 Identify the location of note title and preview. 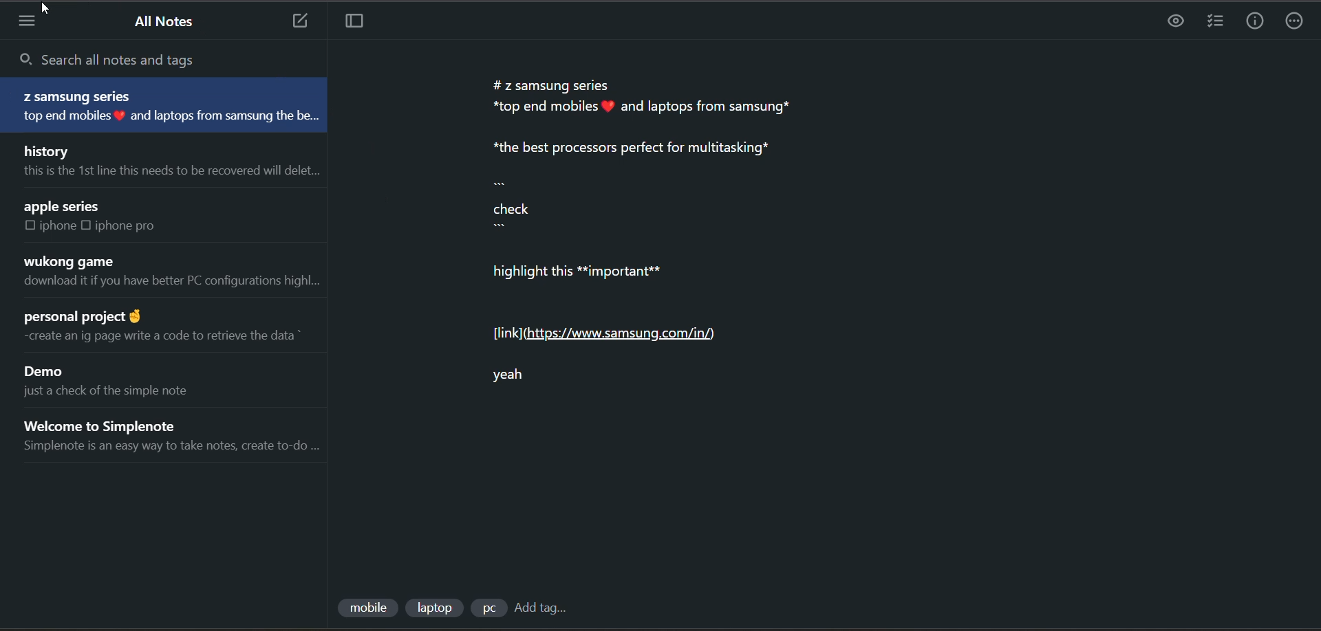
(168, 104).